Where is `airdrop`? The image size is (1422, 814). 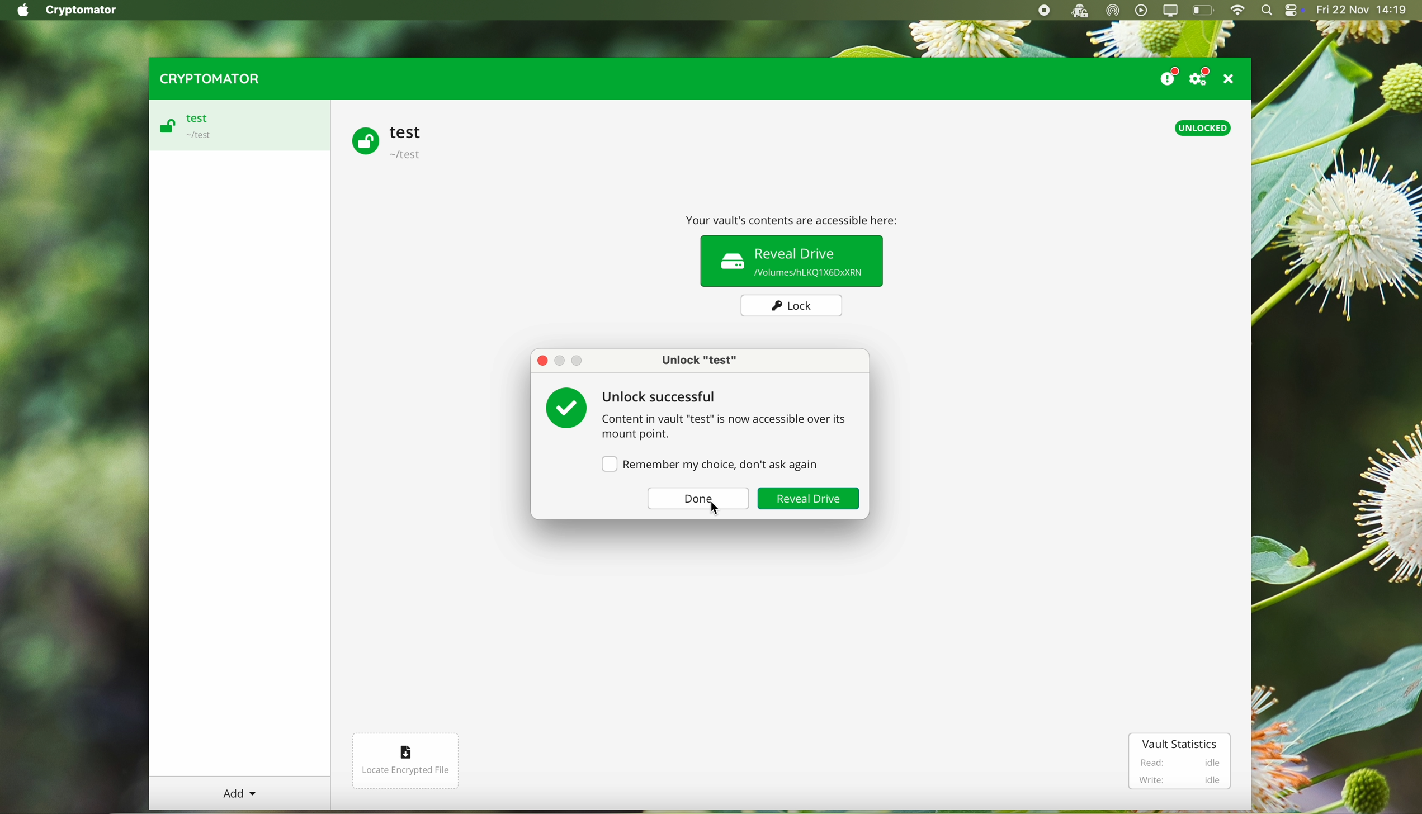 airdrop is located at coordinates (1113, 11).